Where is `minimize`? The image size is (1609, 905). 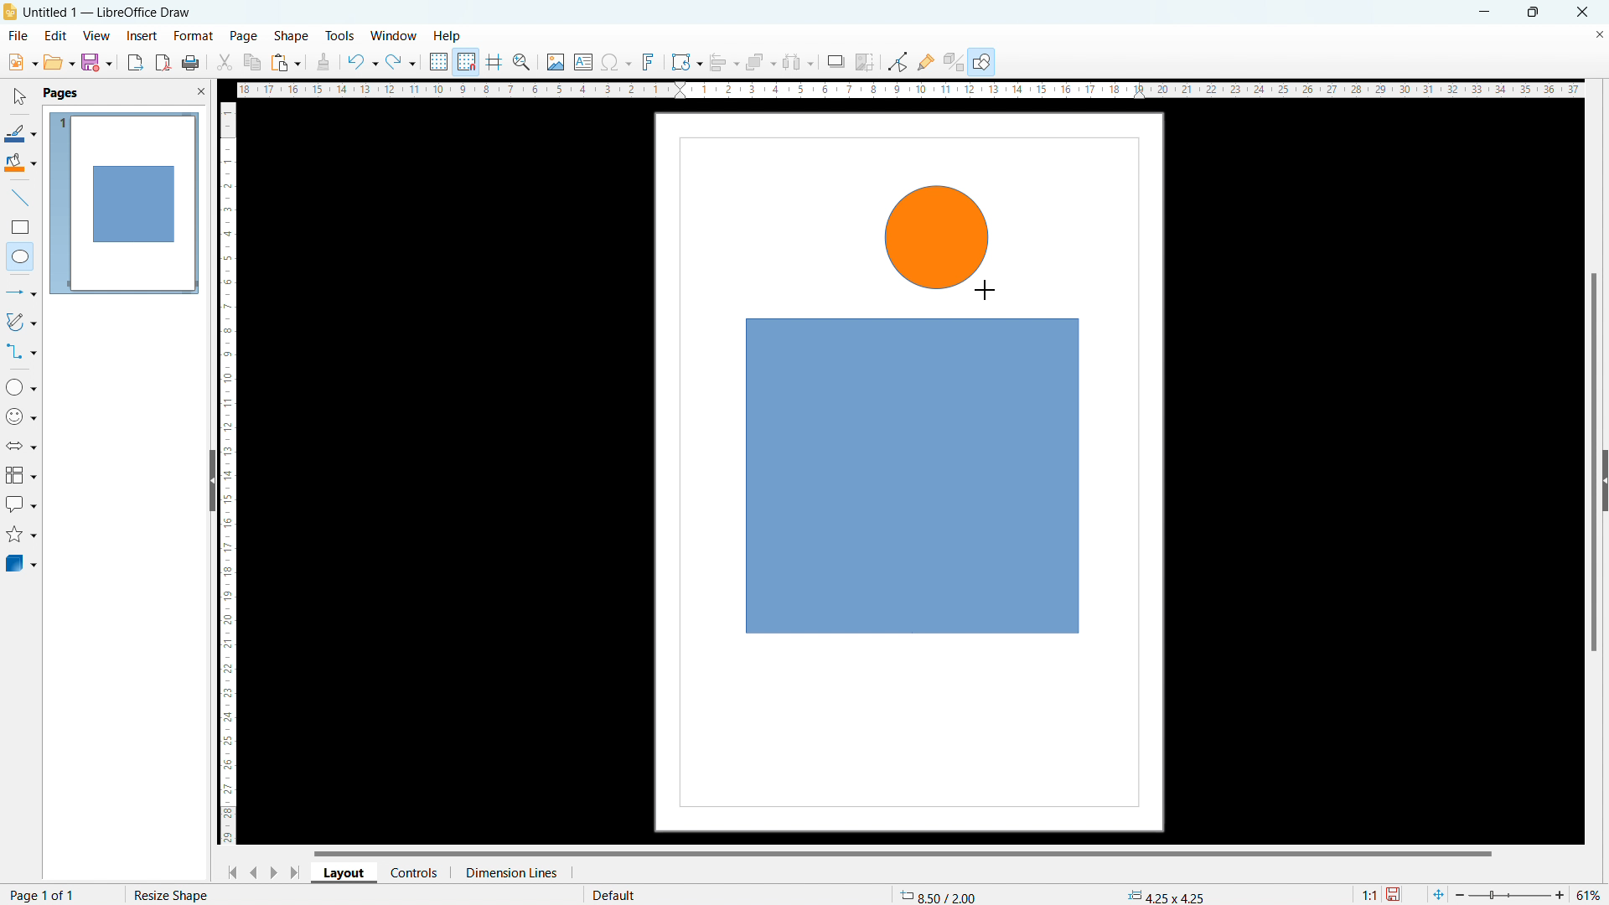
minimize is located at coordinates (1482, 11).